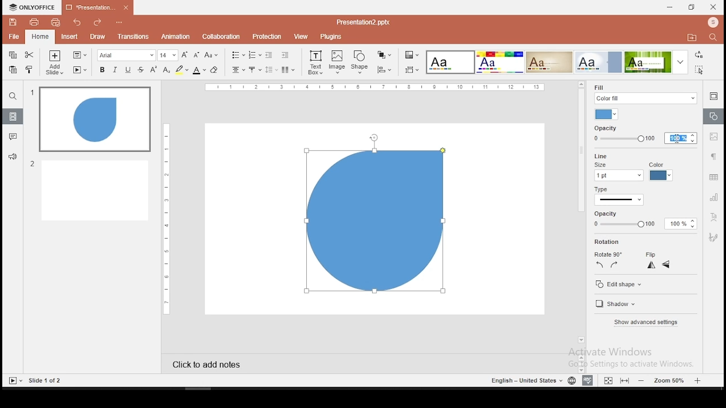 This screenshot has width=726, height=408. What do you see at coordinates (315, 62) in the screenshot?
I see `text box` at bounding box center [315, 62].